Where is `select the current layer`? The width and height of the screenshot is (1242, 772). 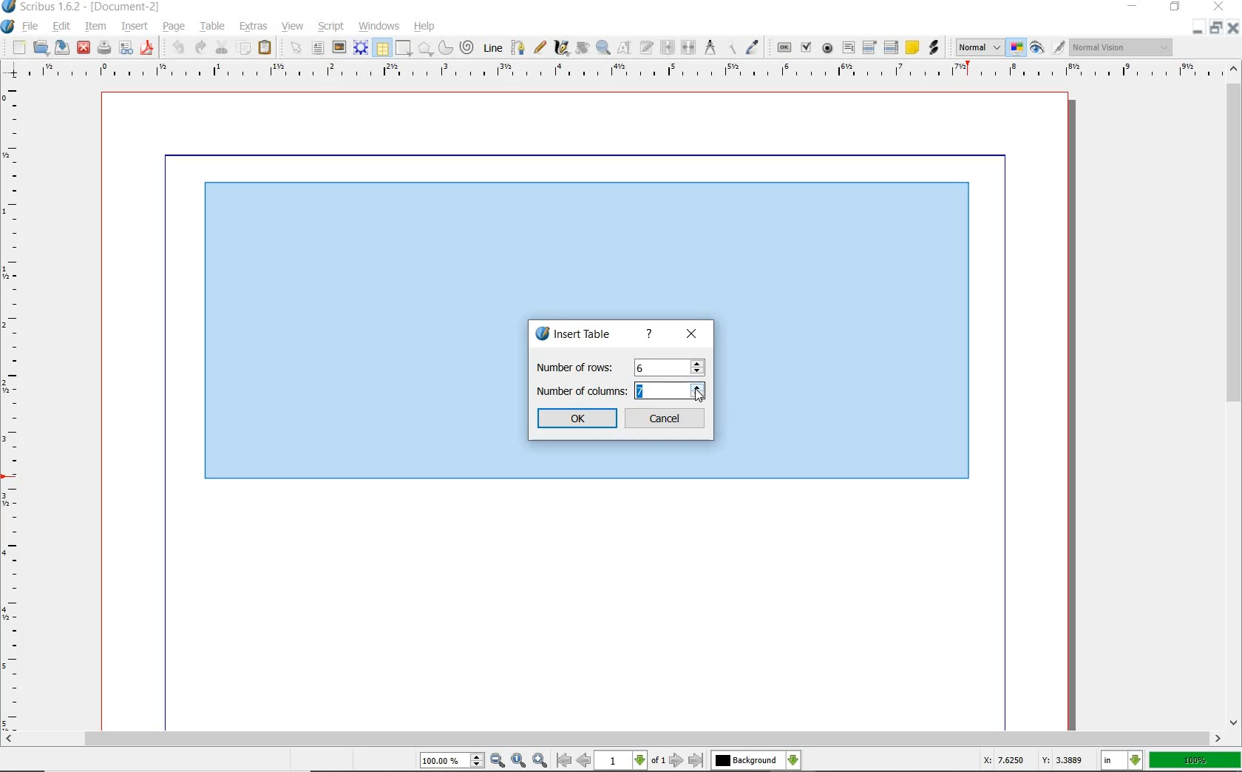 select the current layer is located at coordinates (756, 762).